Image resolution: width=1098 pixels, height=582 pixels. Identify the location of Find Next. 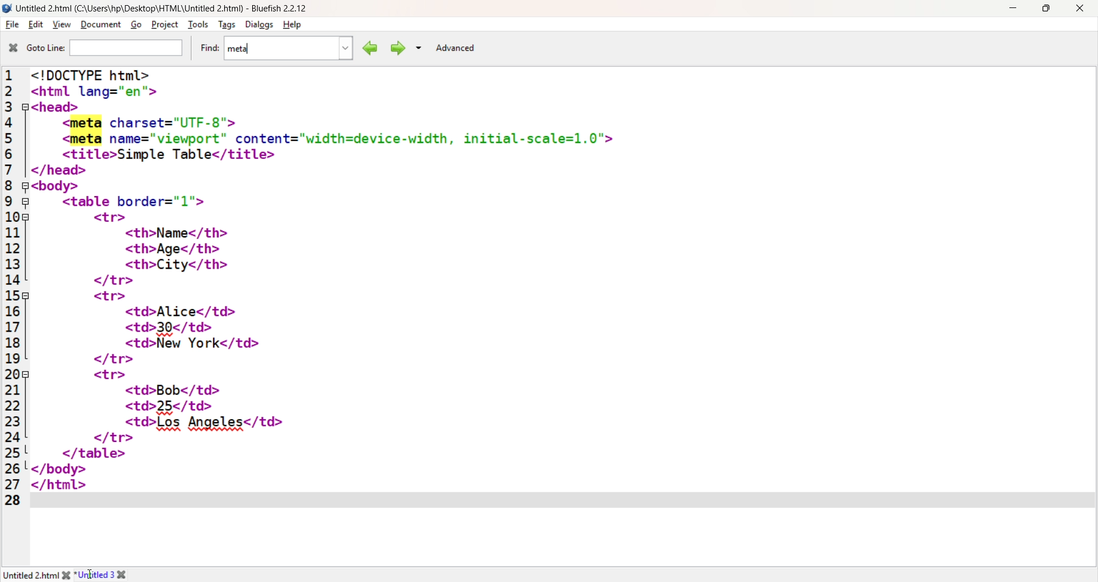
(397, 48).